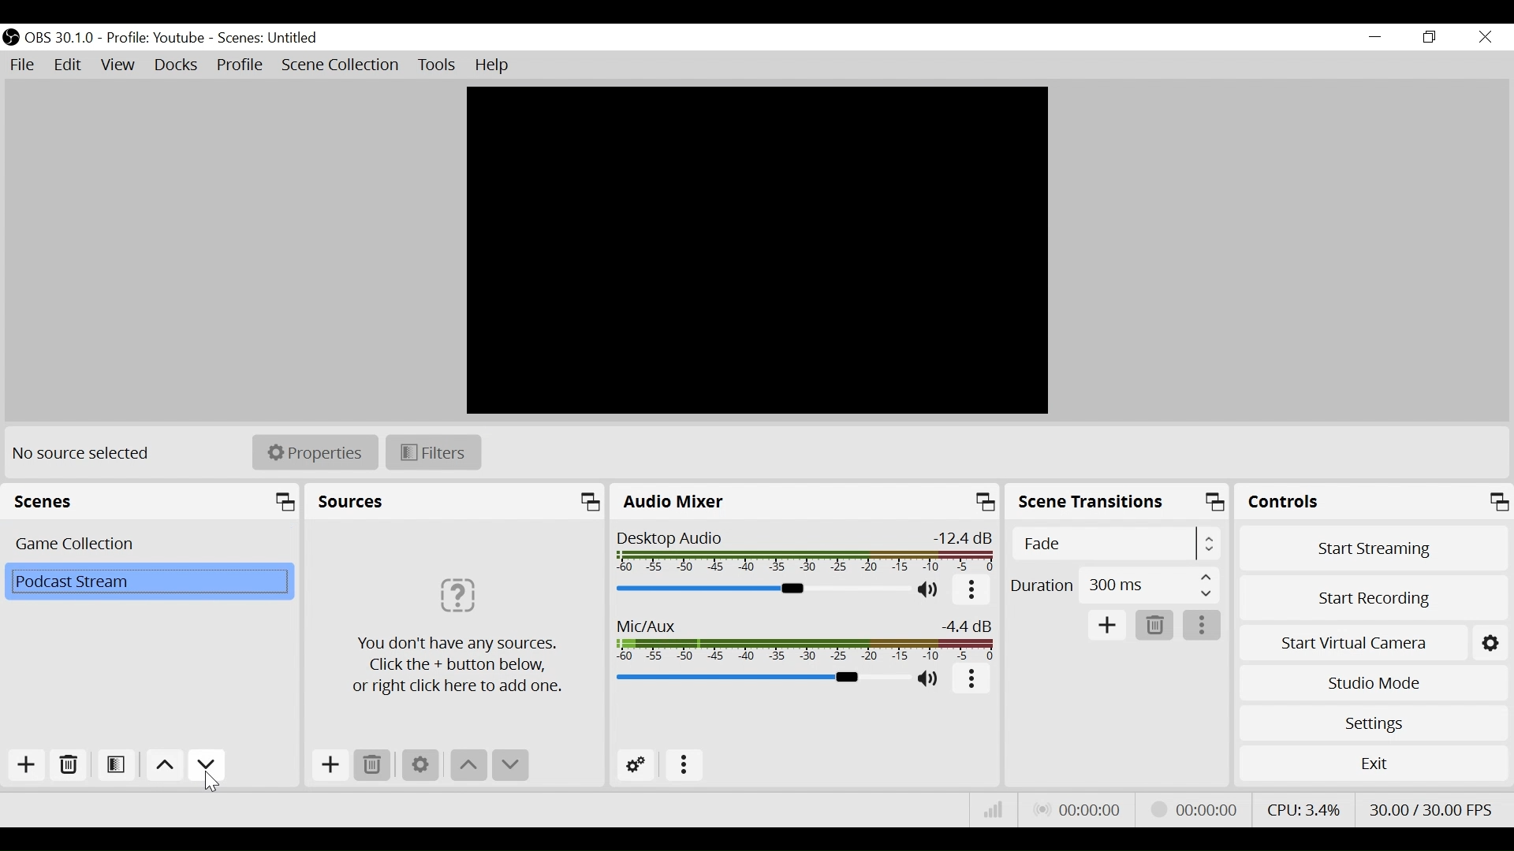 The image size is (1514, 851). What do you see at coordinates (371, 764) in the screenshot?
I see `Delete` at bounding box center [371, 764].